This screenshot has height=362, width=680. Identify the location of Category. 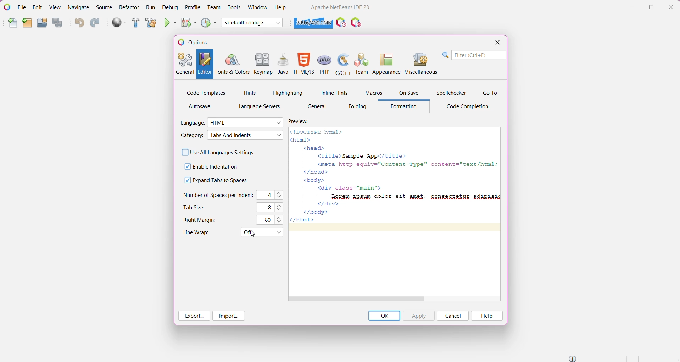
(191, 136).